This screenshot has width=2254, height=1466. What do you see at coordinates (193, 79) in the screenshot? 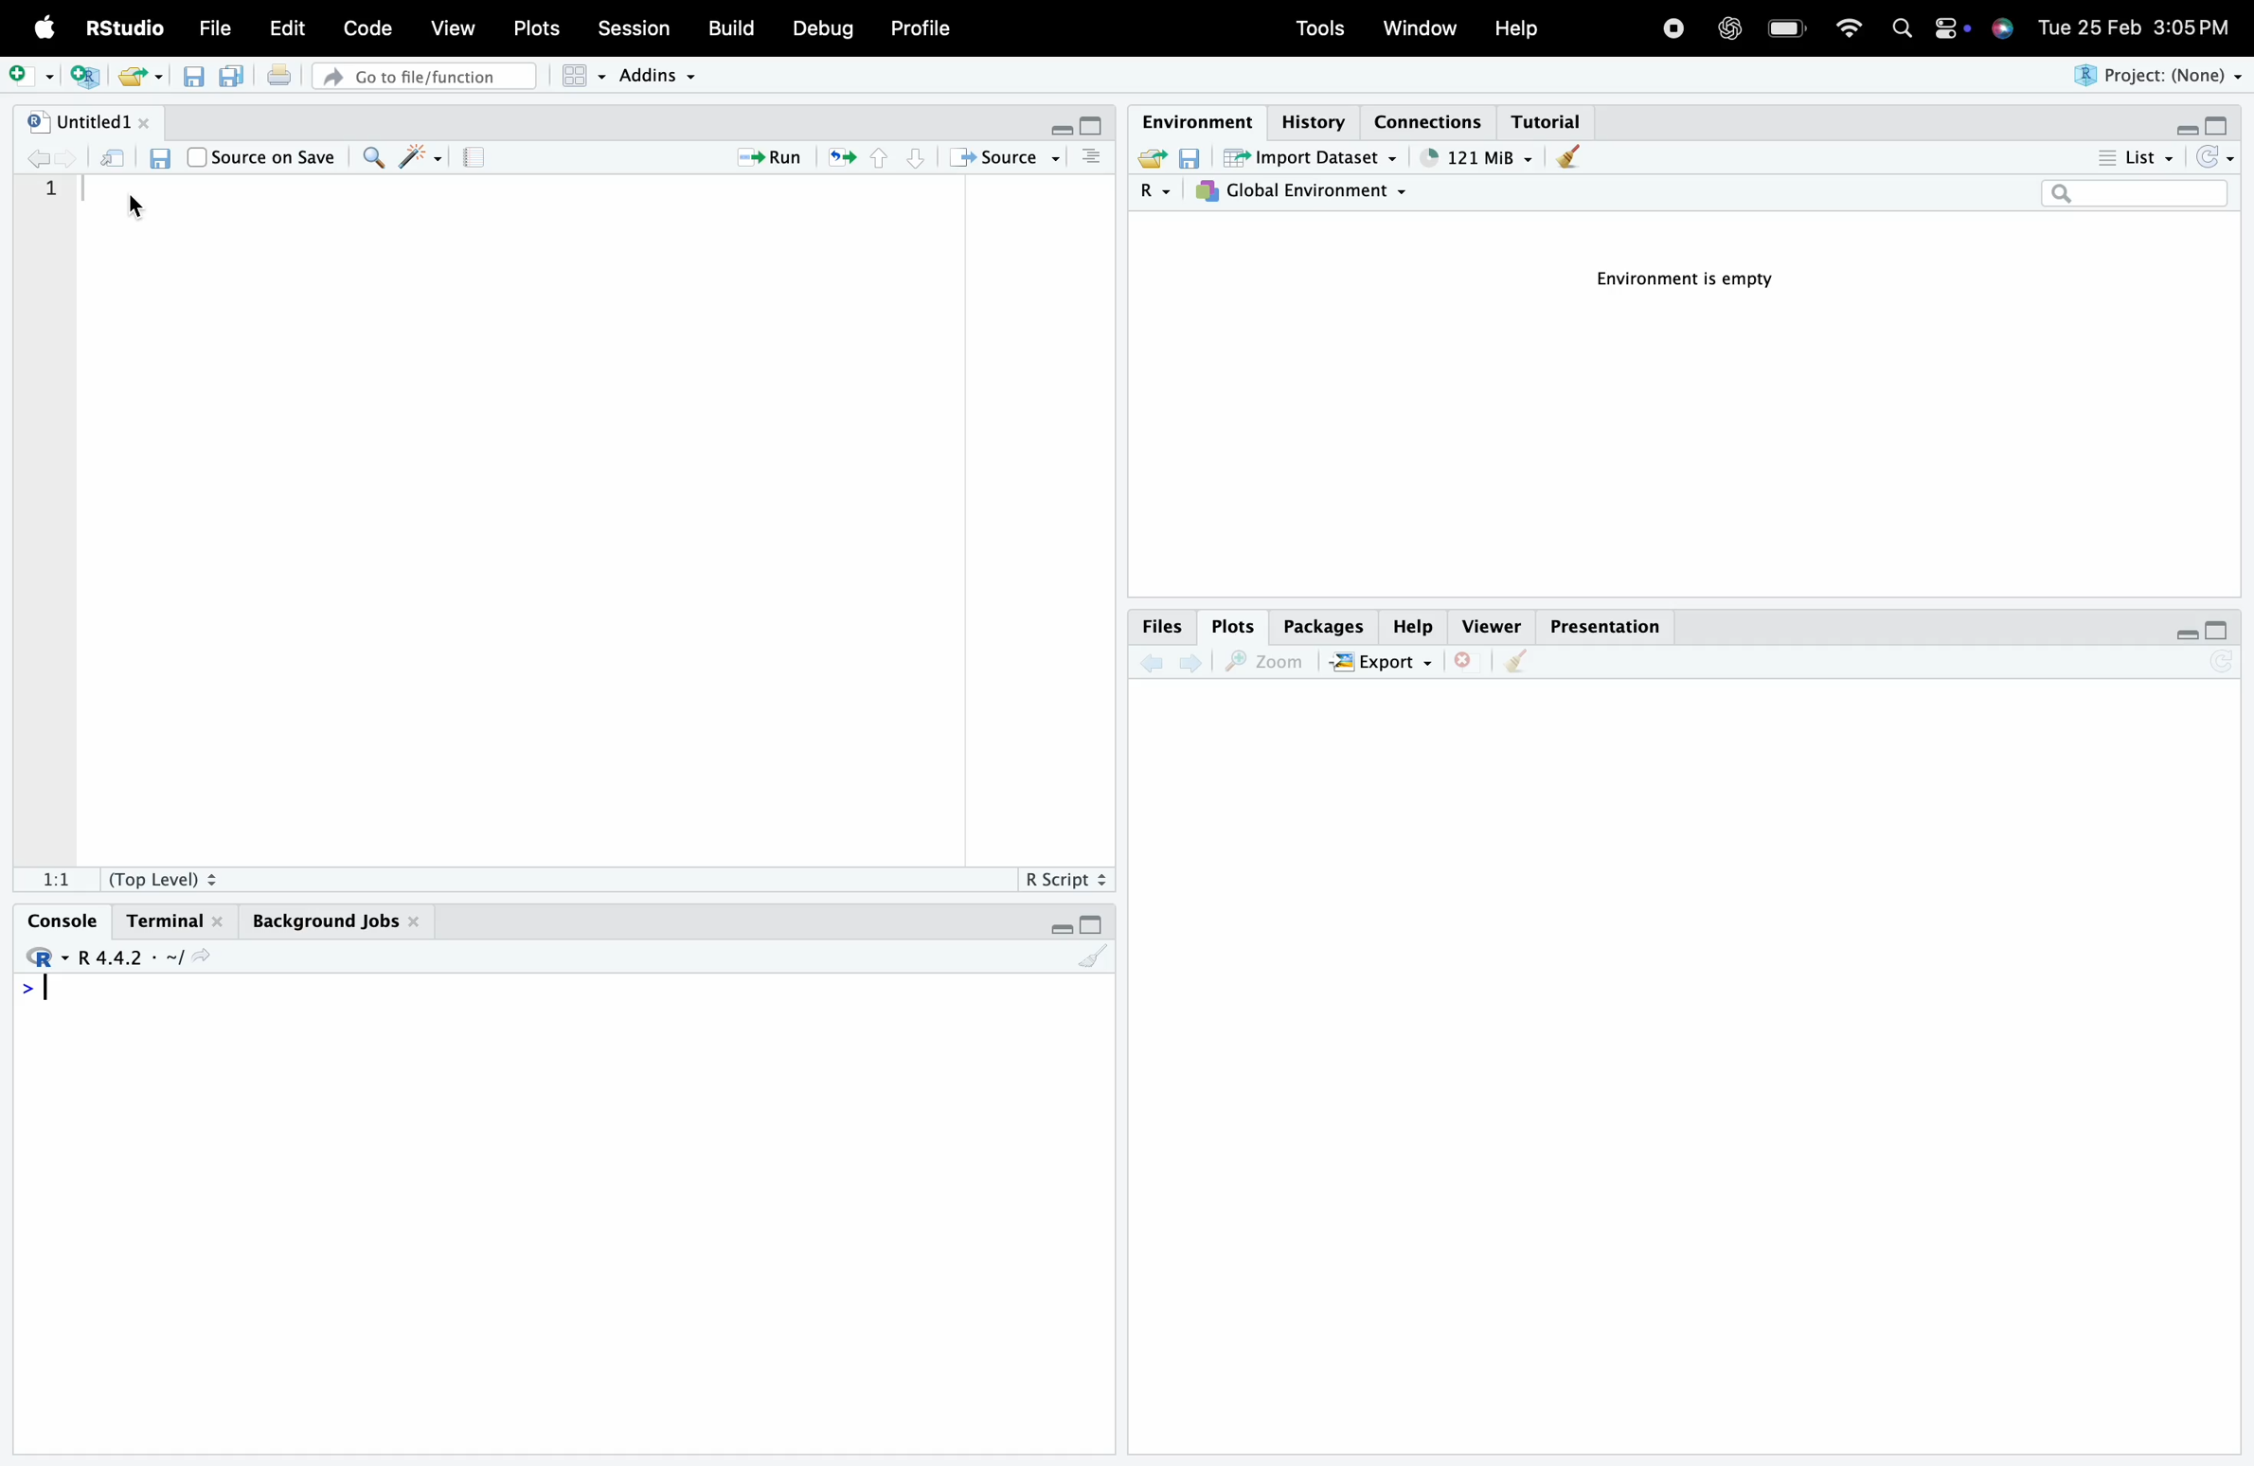
I see `Save current document (Ctrl + S)` at bounding box center [193, 79].